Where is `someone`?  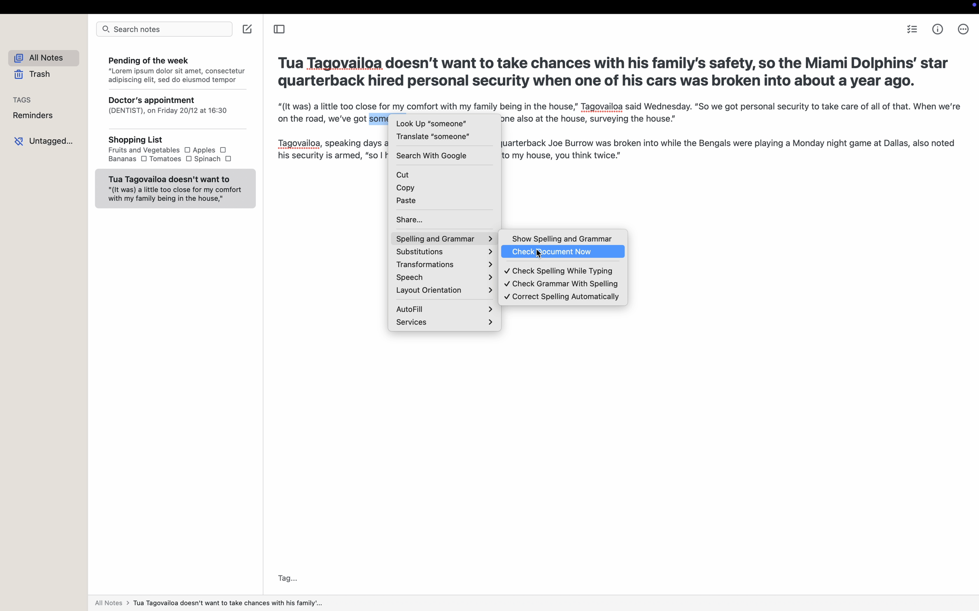 someone is located at coordinates (380, 118).